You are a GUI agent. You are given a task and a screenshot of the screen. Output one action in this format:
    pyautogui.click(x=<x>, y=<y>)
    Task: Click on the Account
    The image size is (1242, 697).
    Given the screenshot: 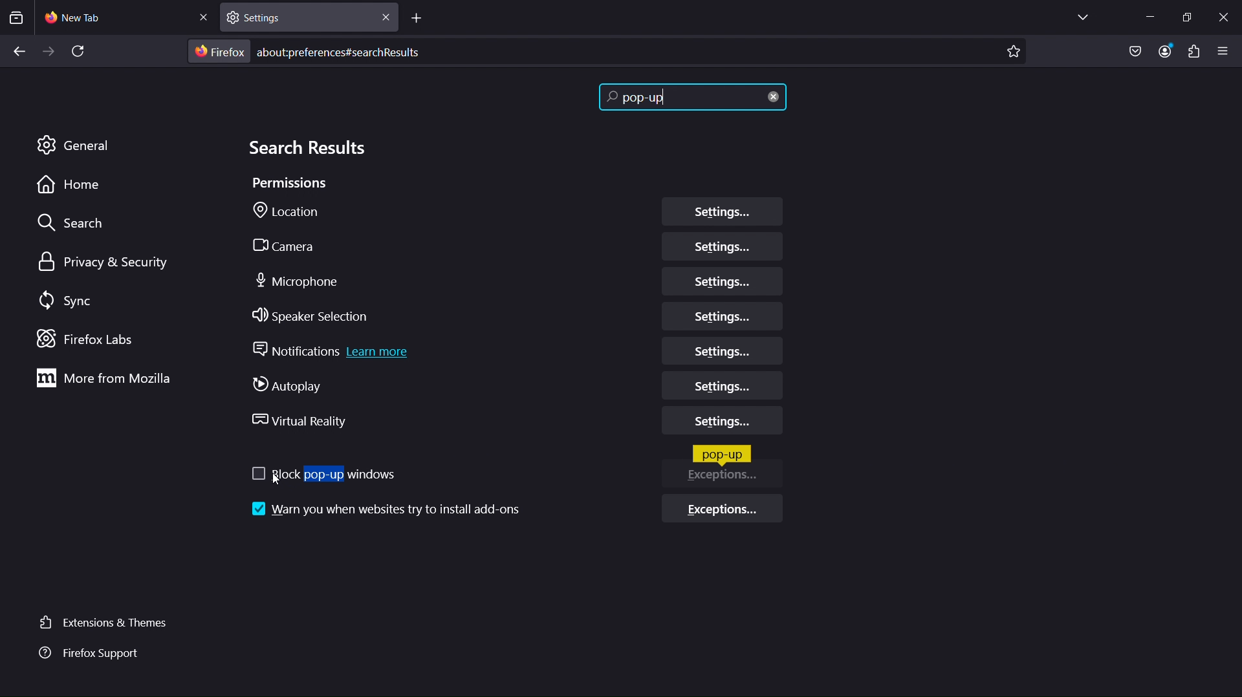 What is the action you would take?
    pyautogui.click(x=1168, y=51)
    